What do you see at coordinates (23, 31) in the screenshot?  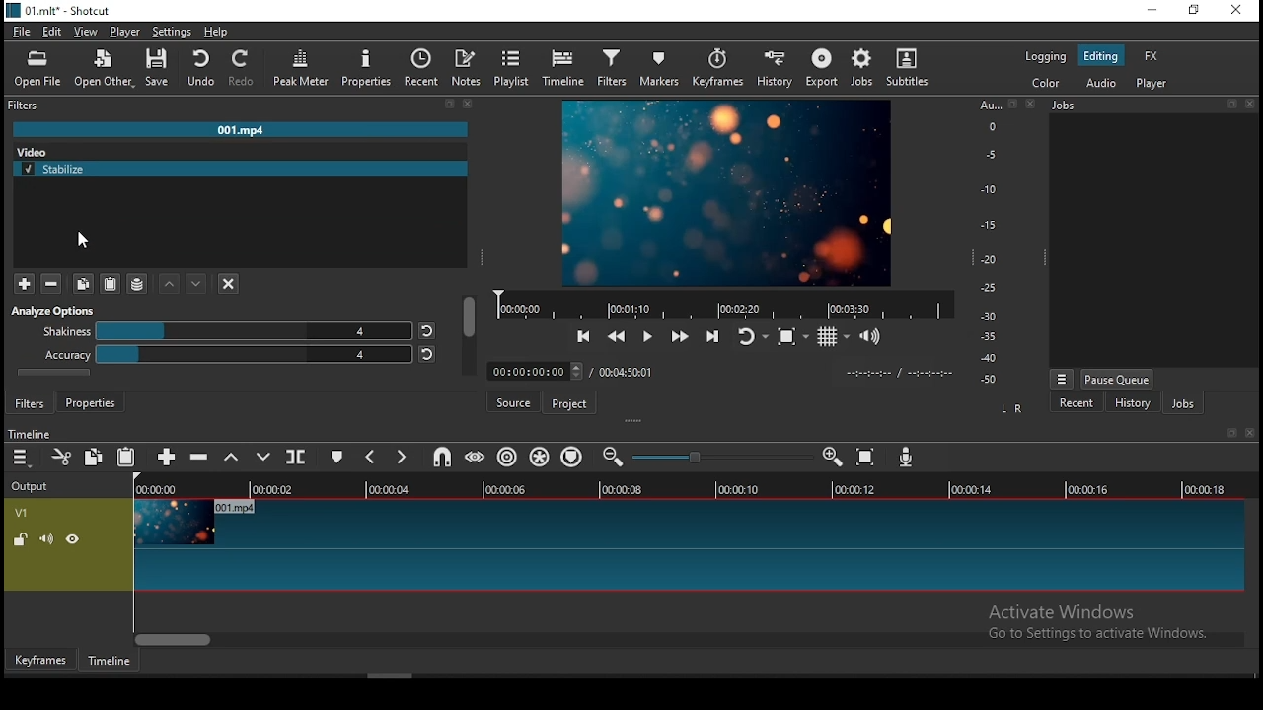 I see `file` at bounding box center [23, 31].